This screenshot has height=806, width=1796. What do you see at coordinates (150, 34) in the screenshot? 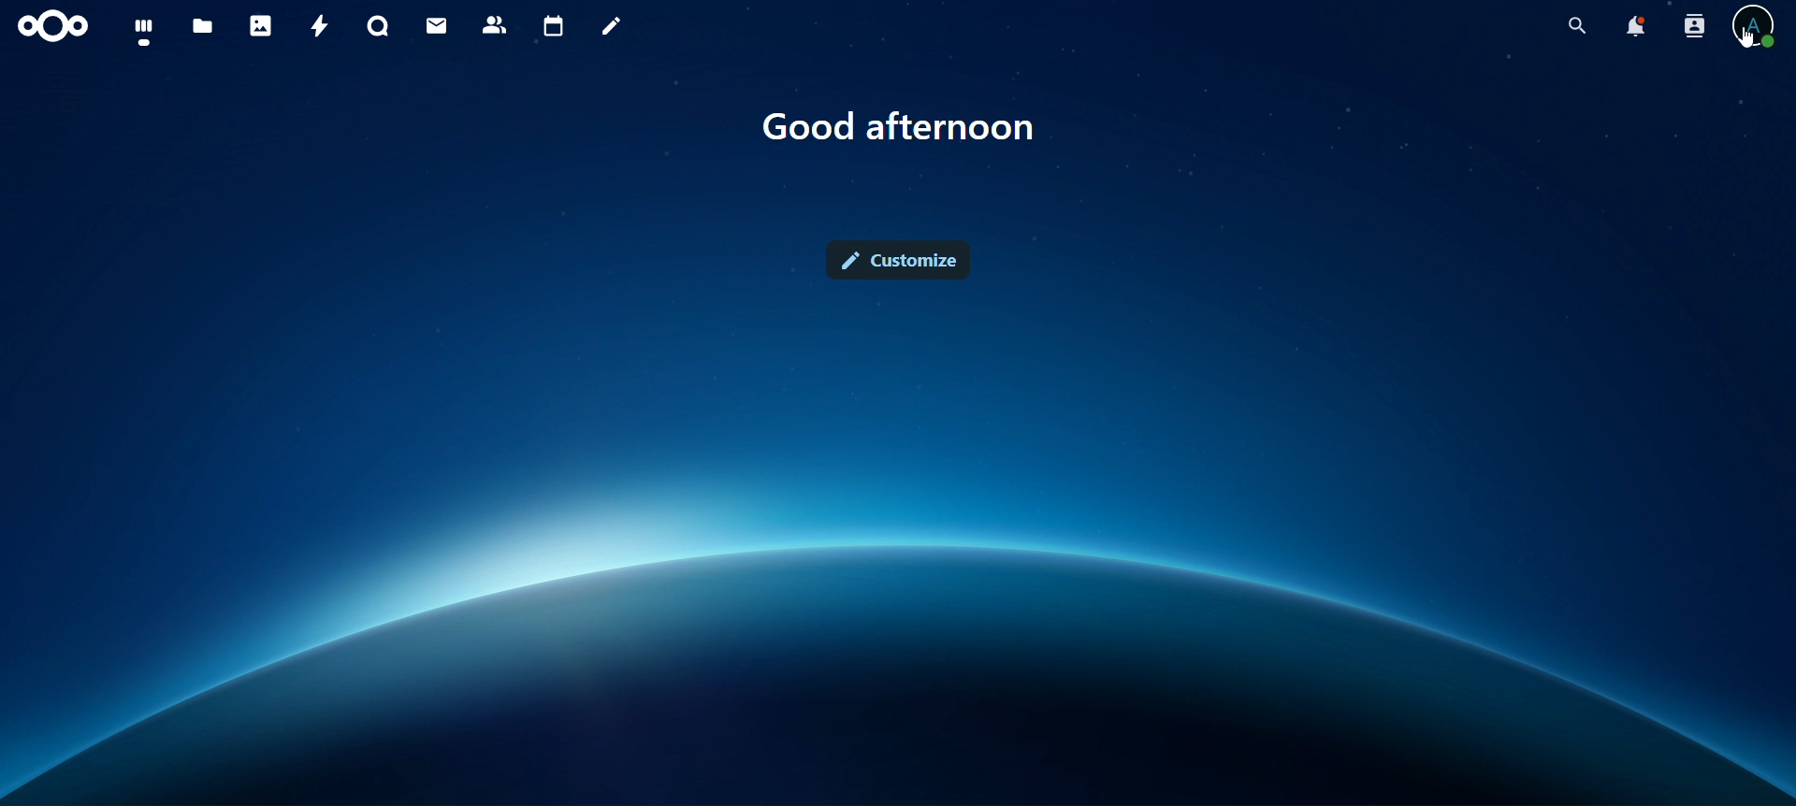
I see `dashboard` at bounding box center [150, 34].